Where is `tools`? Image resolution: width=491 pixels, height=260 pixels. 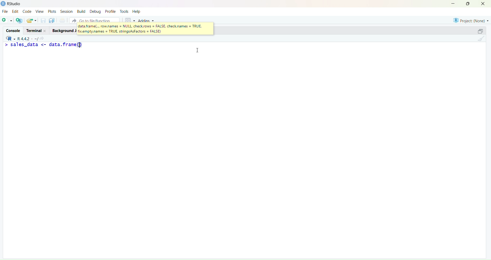
tools is located at coordinates (124, 11).